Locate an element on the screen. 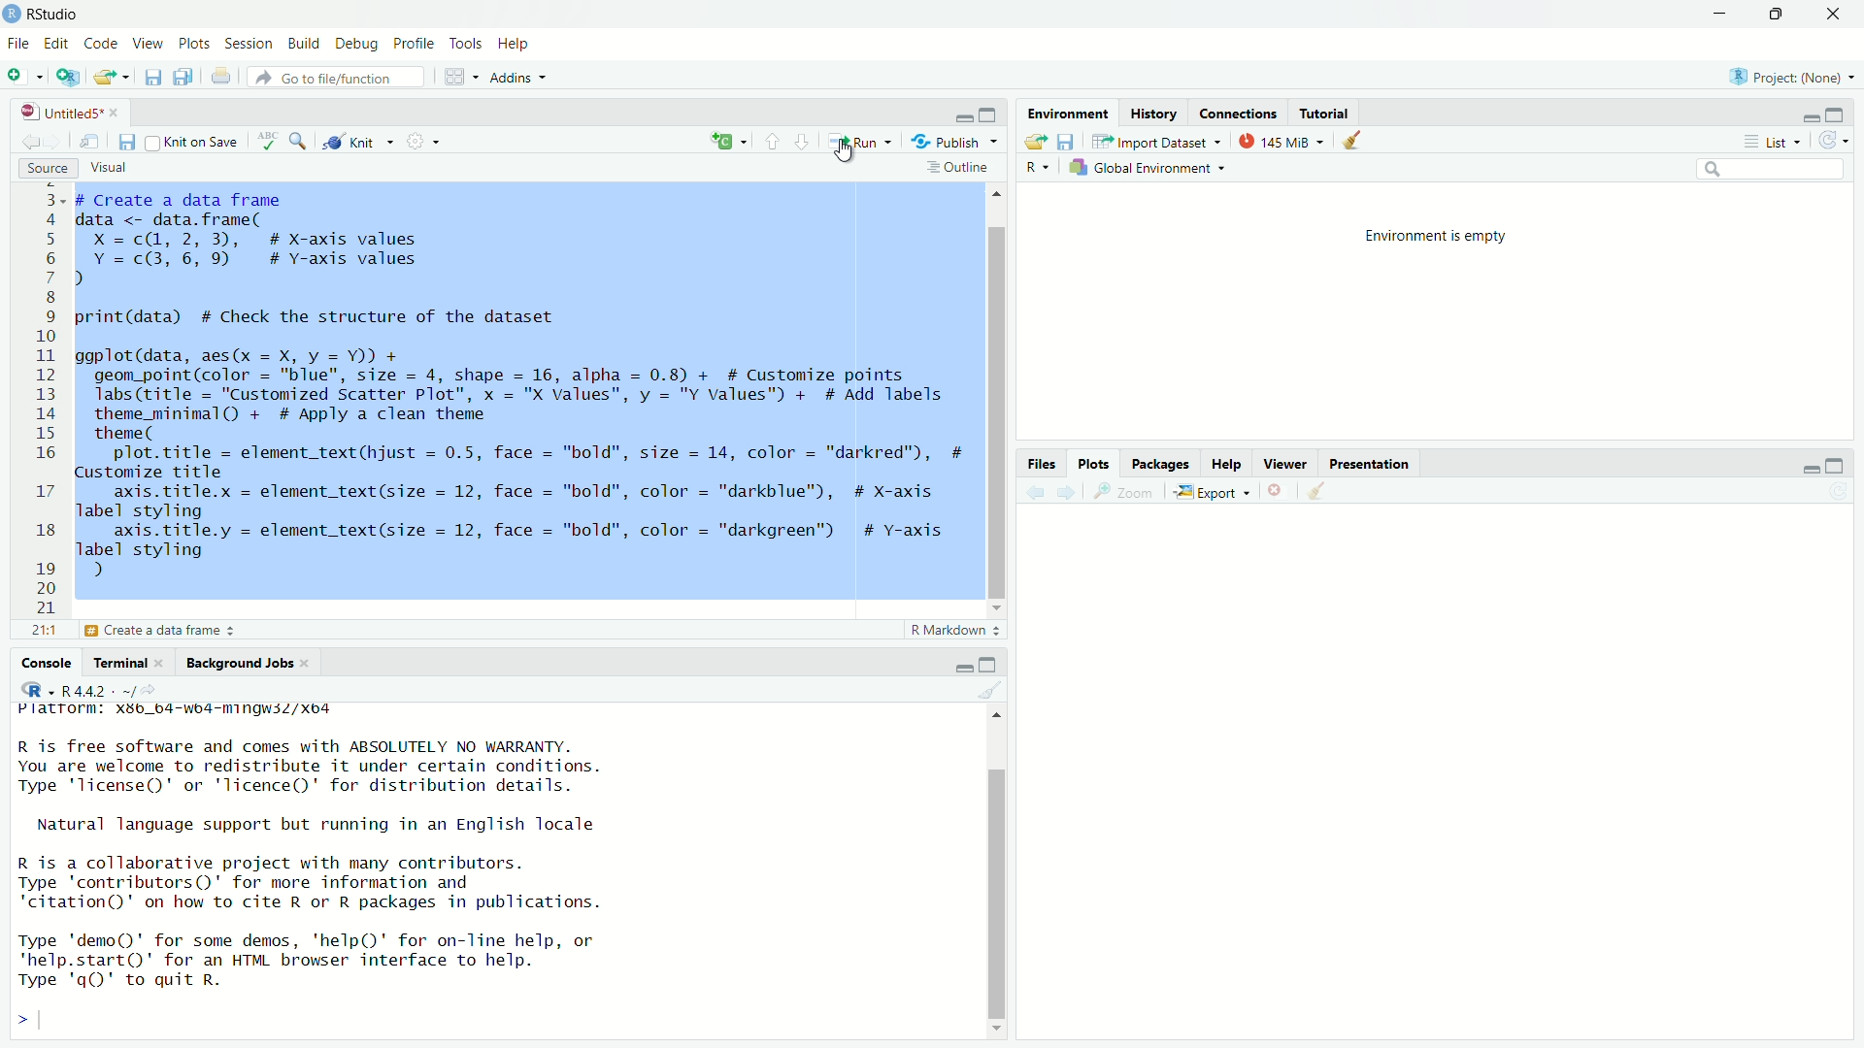 The image size is (1864, 1048). Maximize is located at coordinates (988, 115).